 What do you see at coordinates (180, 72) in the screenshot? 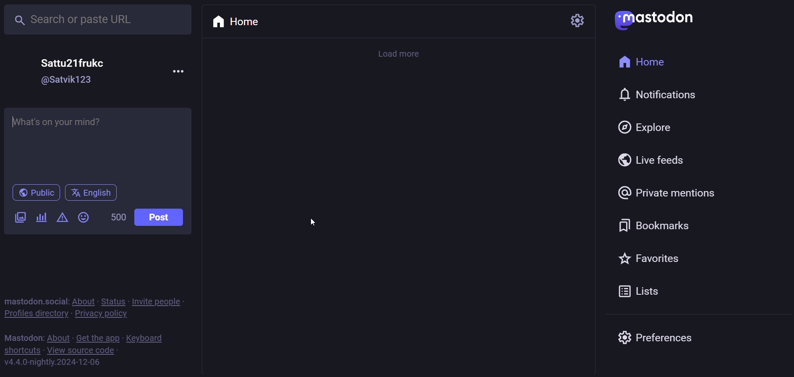
I see `more` at bounding box center [180, 72].